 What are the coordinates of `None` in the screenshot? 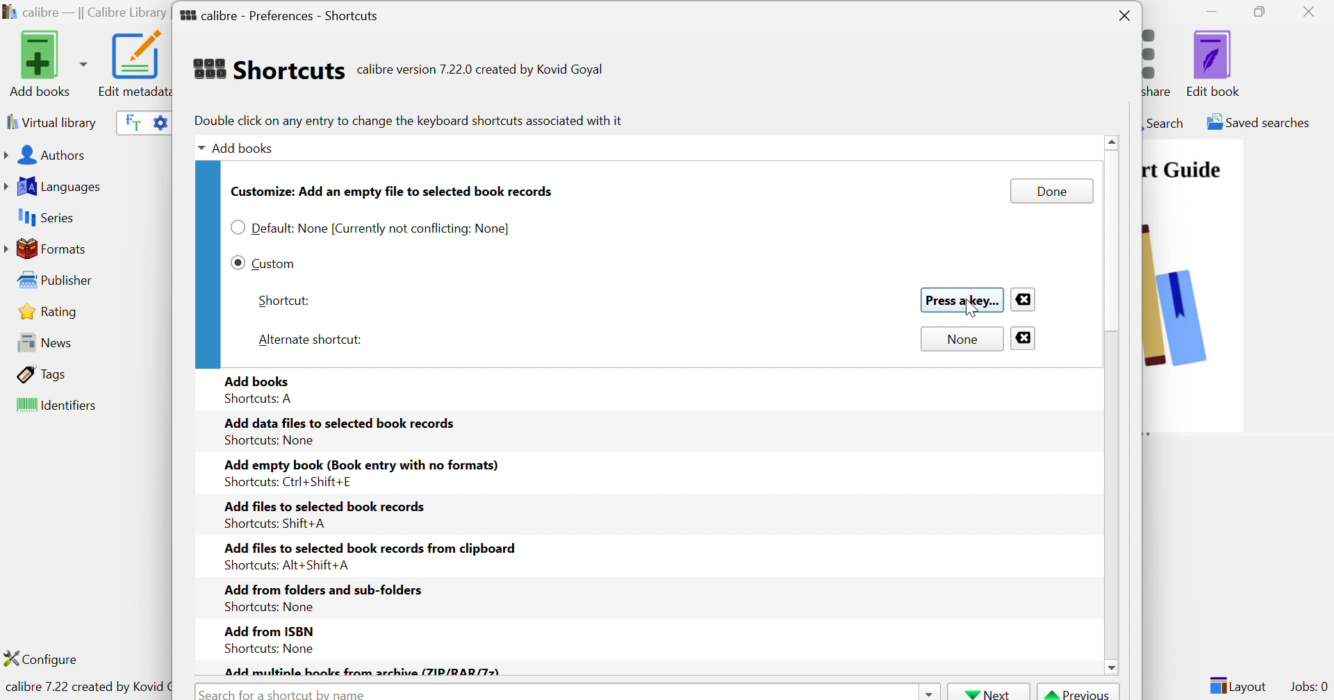 It's located at (962, 340).